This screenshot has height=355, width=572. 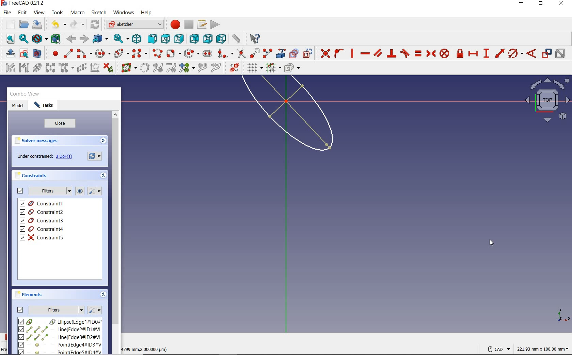 What do you see at coordinates (115, 232) in the screenshot?
I see `scrollbar` at bounding box center [115, 232].